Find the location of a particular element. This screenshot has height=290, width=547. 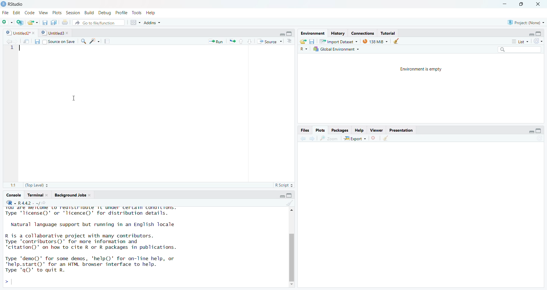

Untitled2 is located at coordinates (19, 33).